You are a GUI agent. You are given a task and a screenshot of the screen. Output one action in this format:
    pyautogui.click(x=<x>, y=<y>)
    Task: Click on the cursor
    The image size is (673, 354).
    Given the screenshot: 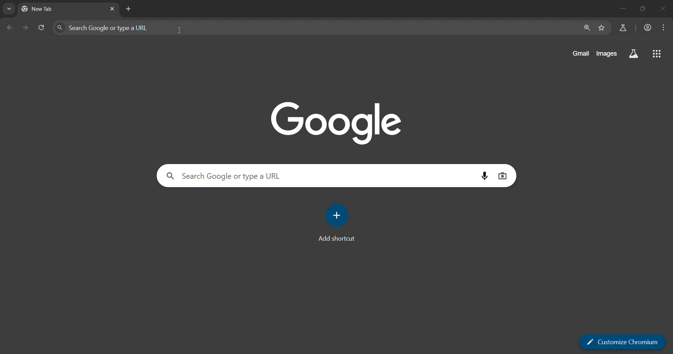 What is the action you would take?
    pyautogui.click(x=180, y=31)
    